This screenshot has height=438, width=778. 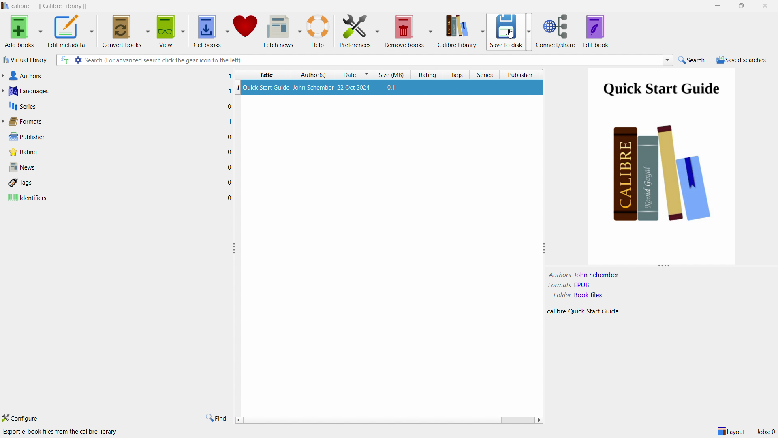 I want to click on calibre — || Calibre Library ||, so click(x=53, y=6).